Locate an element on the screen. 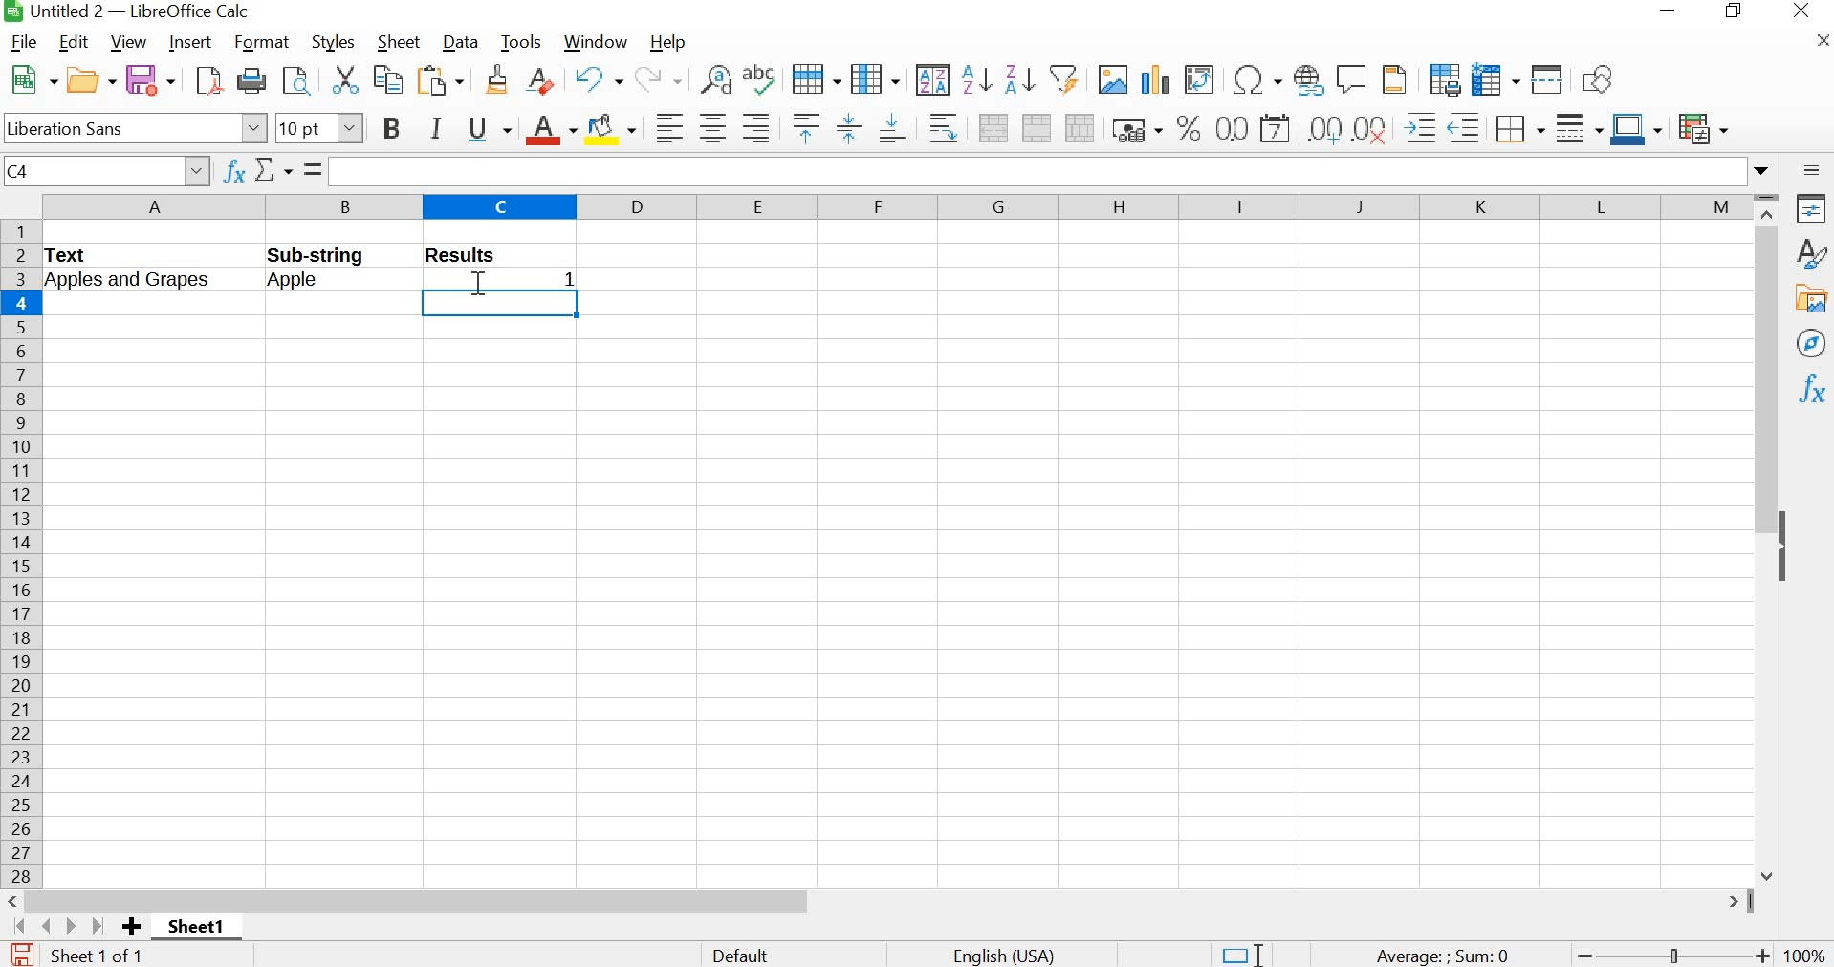 Image resolution: width=1834 pixels, height=967 pixels. wrap text is located at coordinates (943, 128).